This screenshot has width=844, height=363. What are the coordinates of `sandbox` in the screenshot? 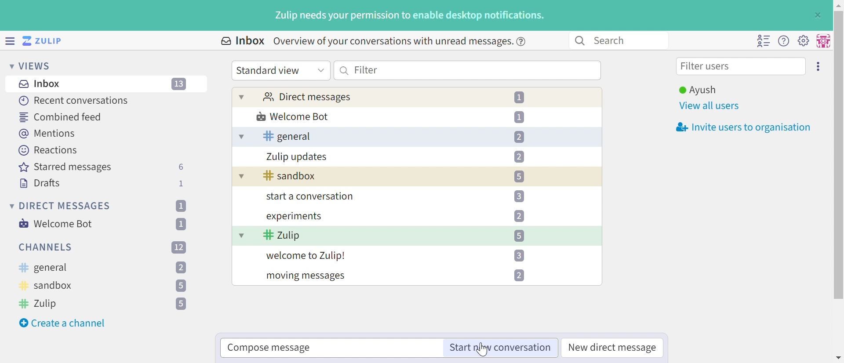 It's located at (290, 176).